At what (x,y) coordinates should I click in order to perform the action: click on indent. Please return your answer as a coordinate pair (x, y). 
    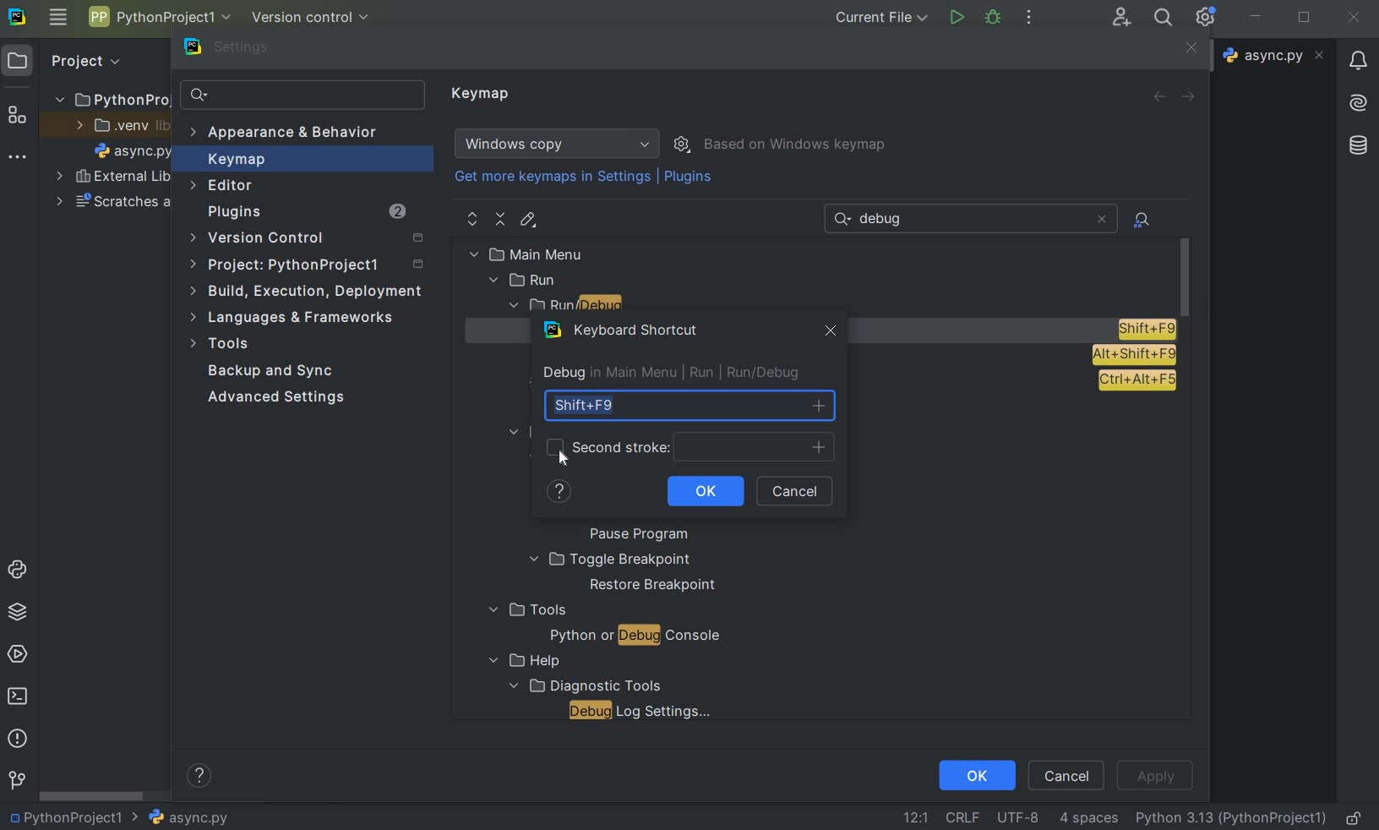
    Looking at the image, I should click on (1088, 818).